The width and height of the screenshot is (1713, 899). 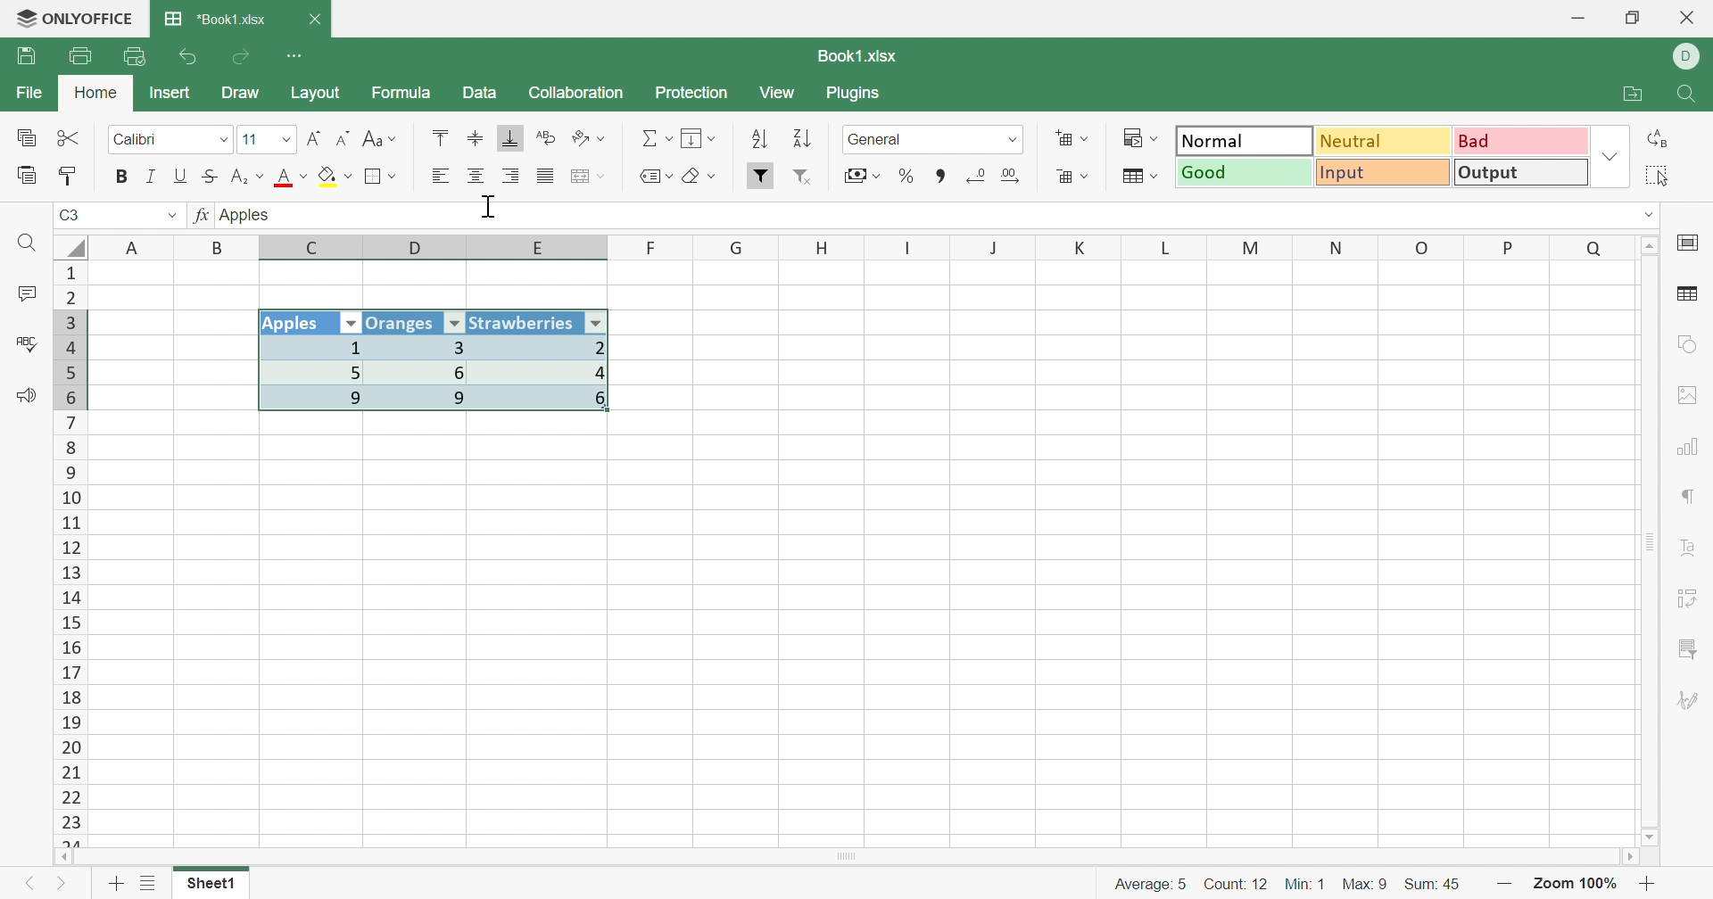 I want to click on M, so click(x=1251, y=247).